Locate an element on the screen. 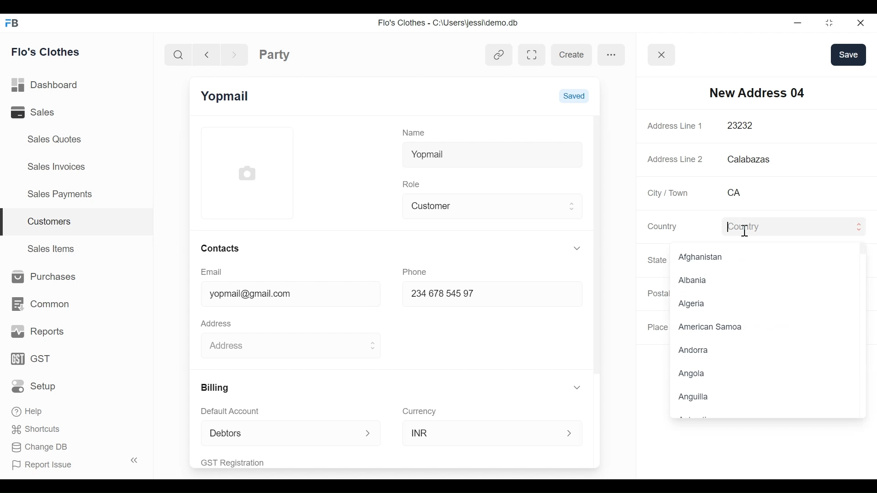  Address Line 1 is located at coordinates (676, 126).